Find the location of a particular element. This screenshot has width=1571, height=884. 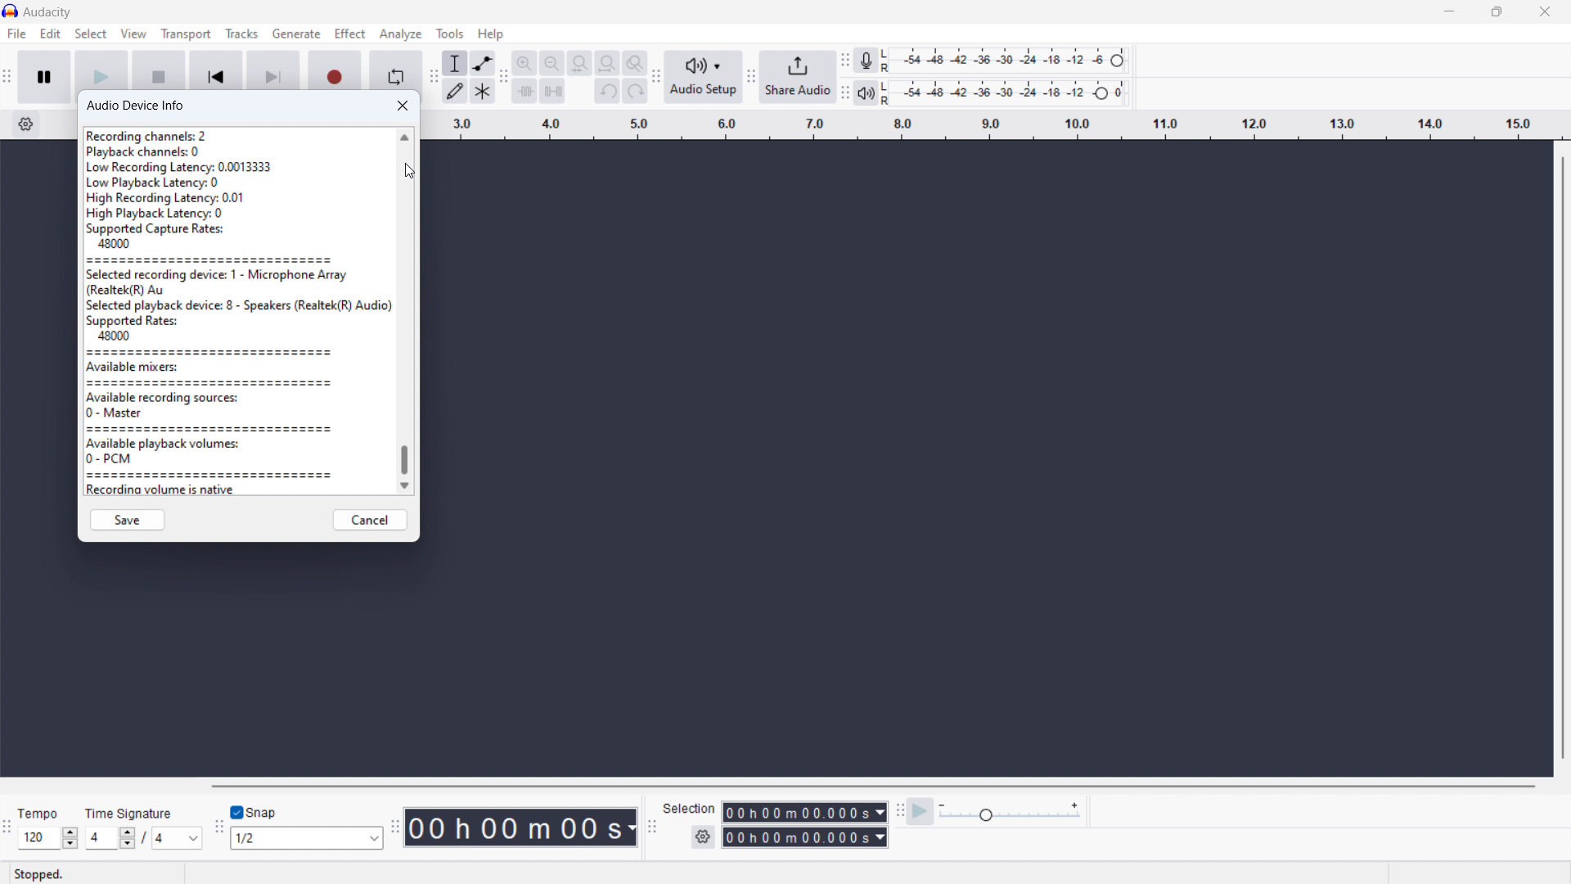

tools is located at coordinates (448, 34).